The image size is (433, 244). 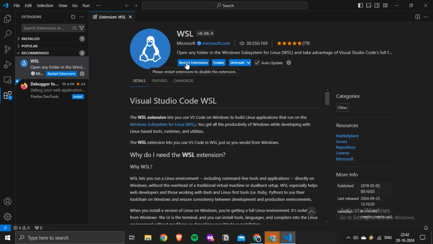 What do you see at coordinates (6, 6) in the screenshot?
I see `vscode icon` at bounding box center [6, 6].